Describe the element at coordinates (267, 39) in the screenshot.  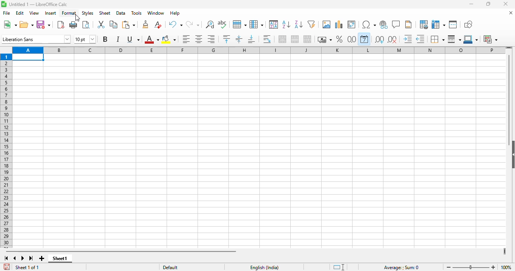
I see `wrap text` at that location.